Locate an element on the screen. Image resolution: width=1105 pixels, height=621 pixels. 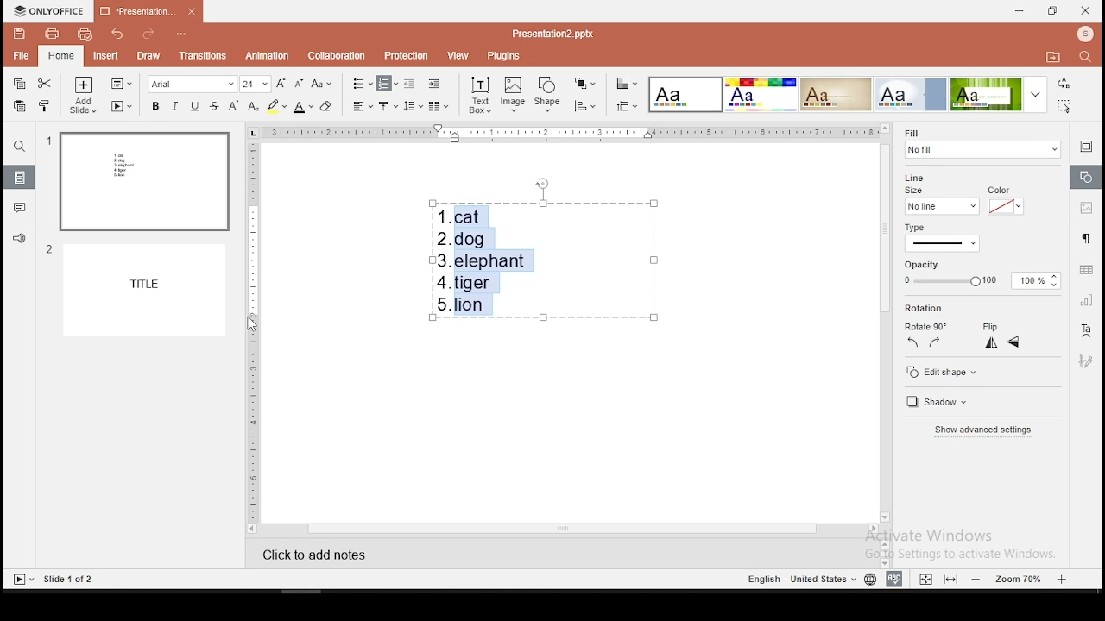
flip is located at coordinates (988, 327).